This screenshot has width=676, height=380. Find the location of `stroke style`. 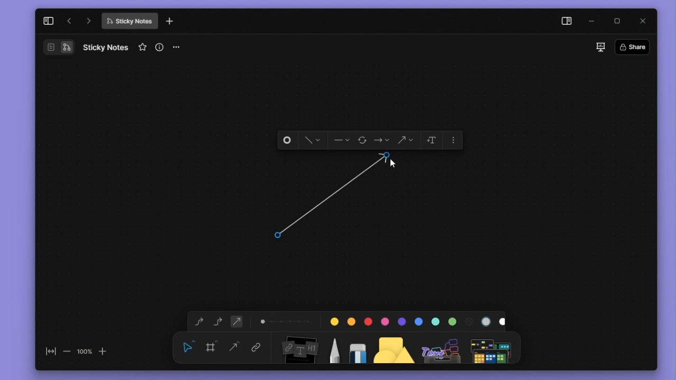

stroke style is located at coordinates (288, 140).